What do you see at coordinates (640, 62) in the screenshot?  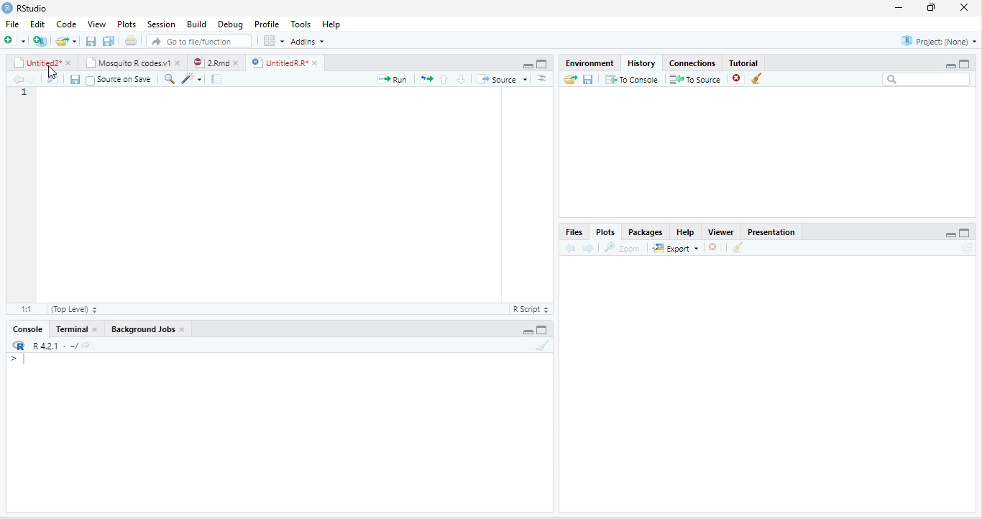 I see `history` at bounding box center [640, 62].